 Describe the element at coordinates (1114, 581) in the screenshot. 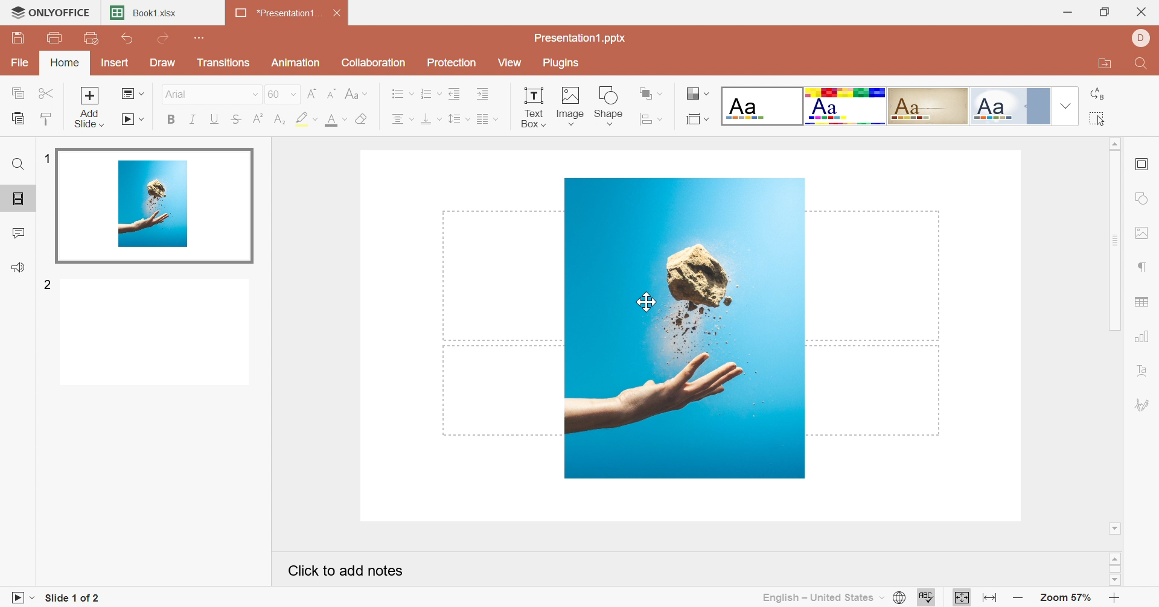

I see `scroll down` at that location.